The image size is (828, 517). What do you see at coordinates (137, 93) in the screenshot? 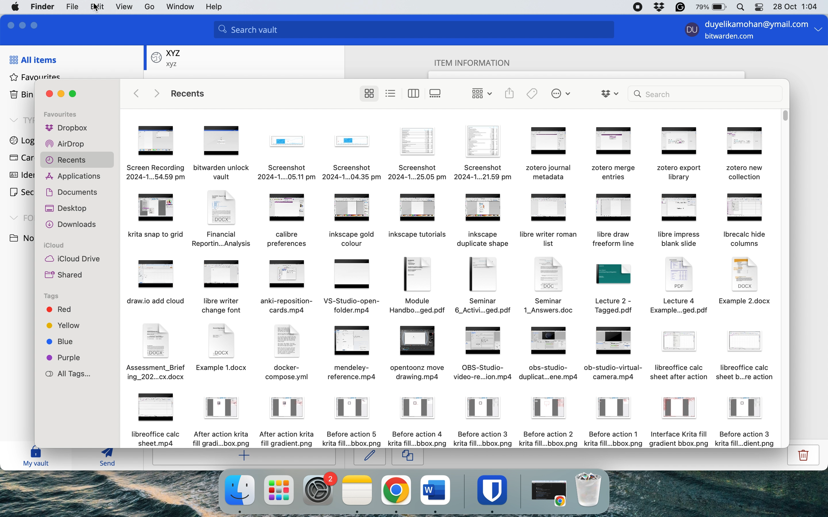
I see `back` at bounding box center [137, 93].